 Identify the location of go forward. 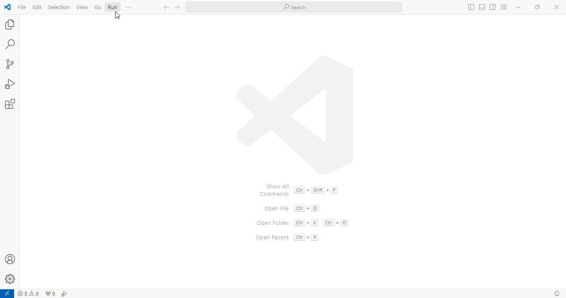
(177, 7).